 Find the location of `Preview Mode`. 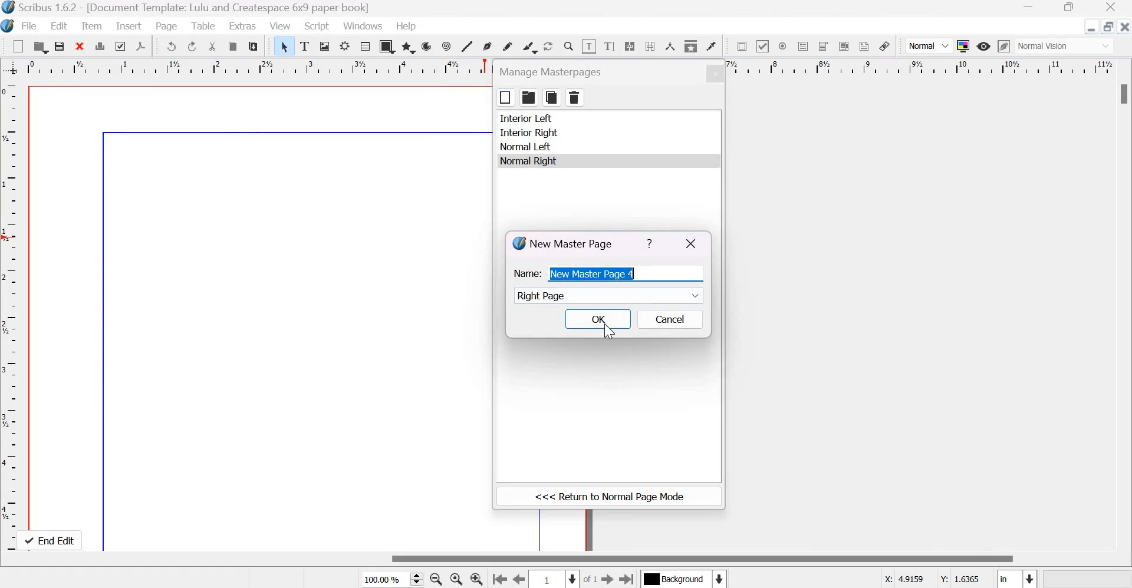

Preview Mode is located at coordinates (984, 46).